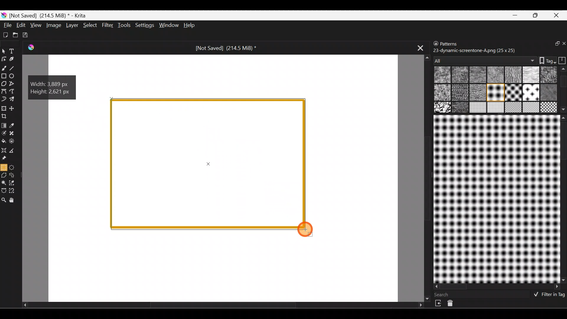  Describe the element at coordinates (495, 93) in the screenshot. I see `10 drawed_dotted.png` at that location.